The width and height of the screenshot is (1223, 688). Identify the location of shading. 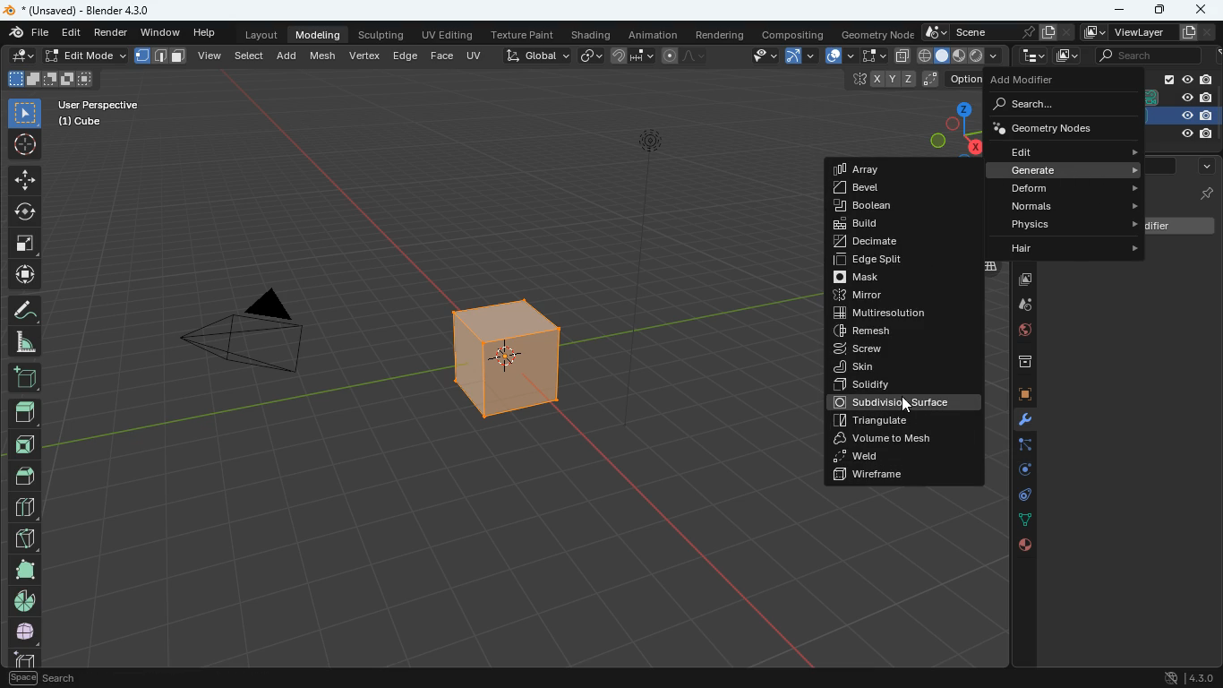
(591, 35).